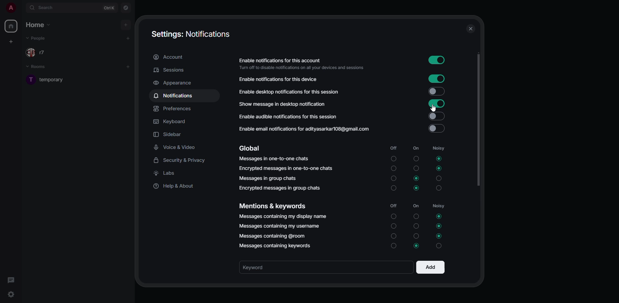  Describe the element at coordinates (48, 8) in the screenshot. I see `search` at that location.